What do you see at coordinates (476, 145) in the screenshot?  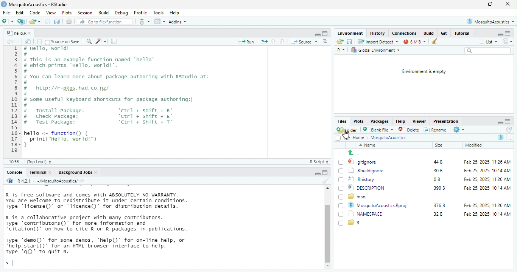 I see `modified` at bounding box center [476, 145].